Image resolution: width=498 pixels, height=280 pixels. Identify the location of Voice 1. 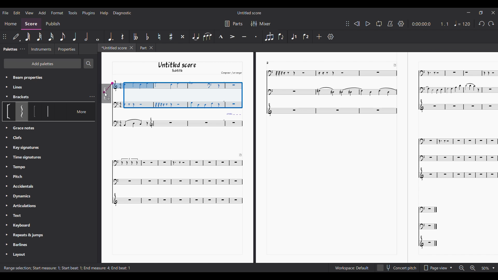
(294, 36).